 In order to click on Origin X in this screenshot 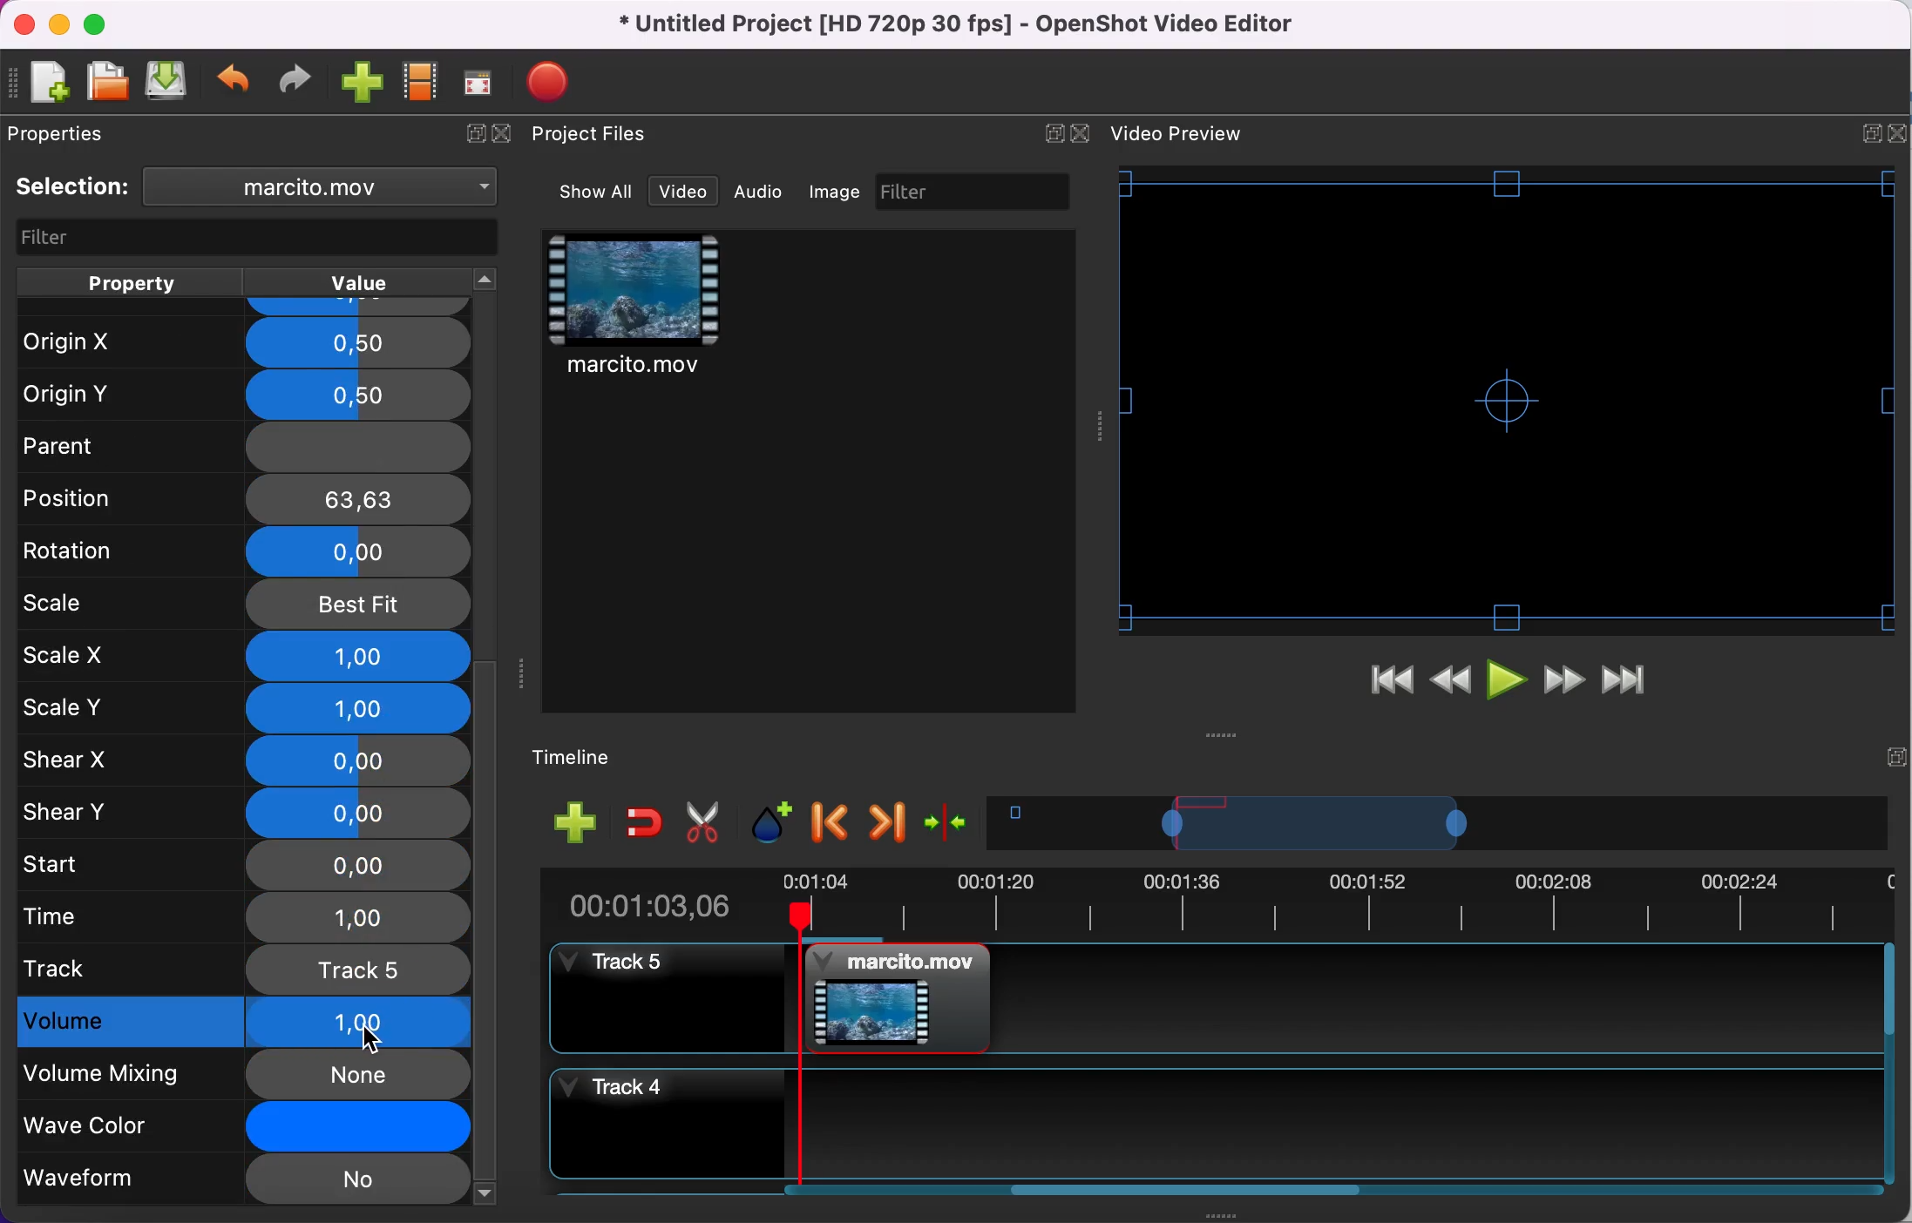, I will do `click(242, 343)`.